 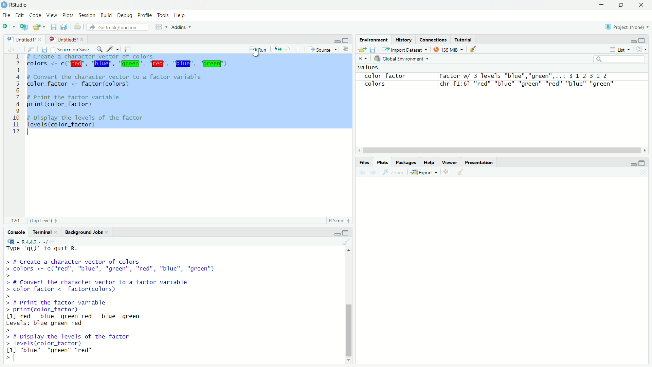 What do you see at coordinates (107, 15) in the screenshot?
I see `build` at bounding box center [107, 15].